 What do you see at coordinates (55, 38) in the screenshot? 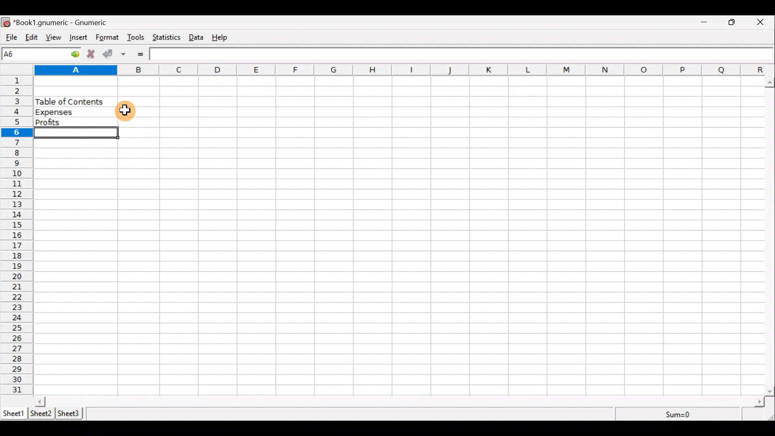
I see `View` at bounding box center [55, 38].